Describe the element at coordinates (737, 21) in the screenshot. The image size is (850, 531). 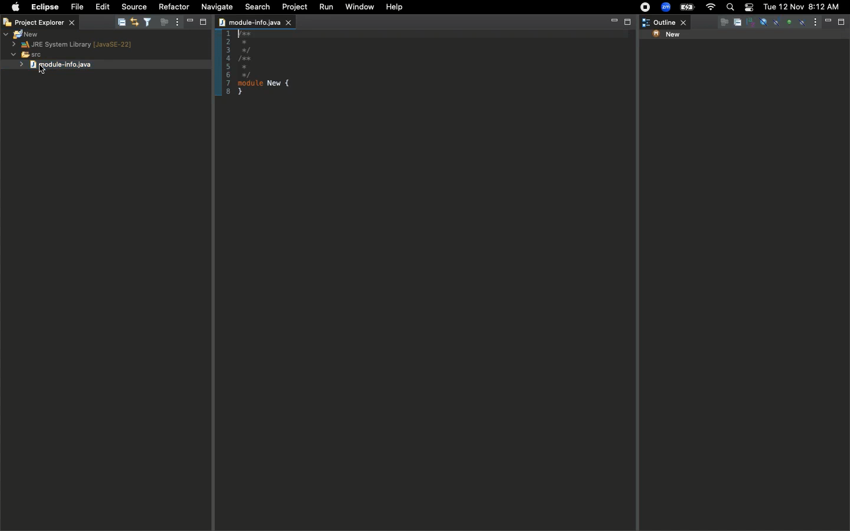
I see `` at that location.